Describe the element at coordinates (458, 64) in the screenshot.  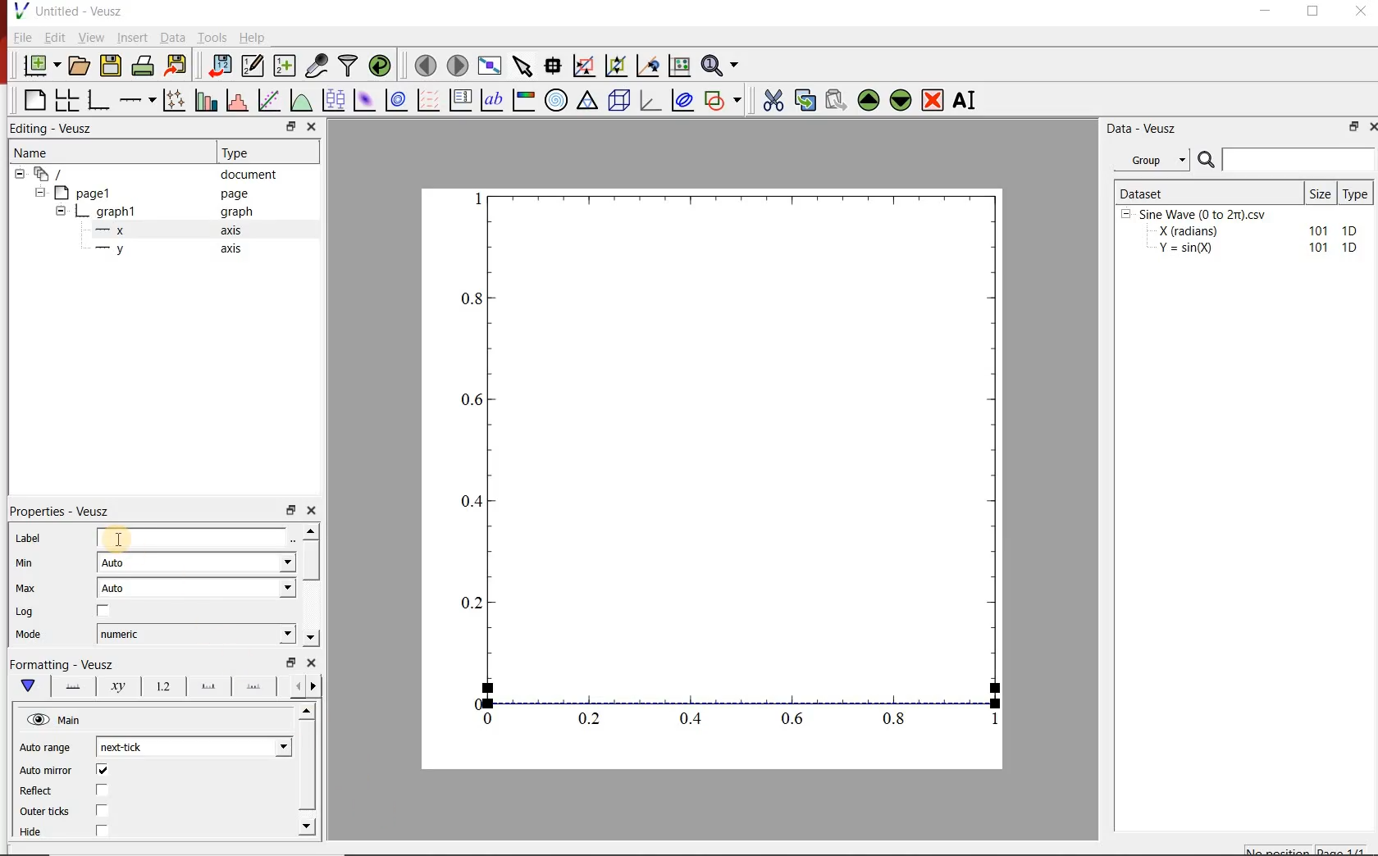
I see `go to next page` at that location.